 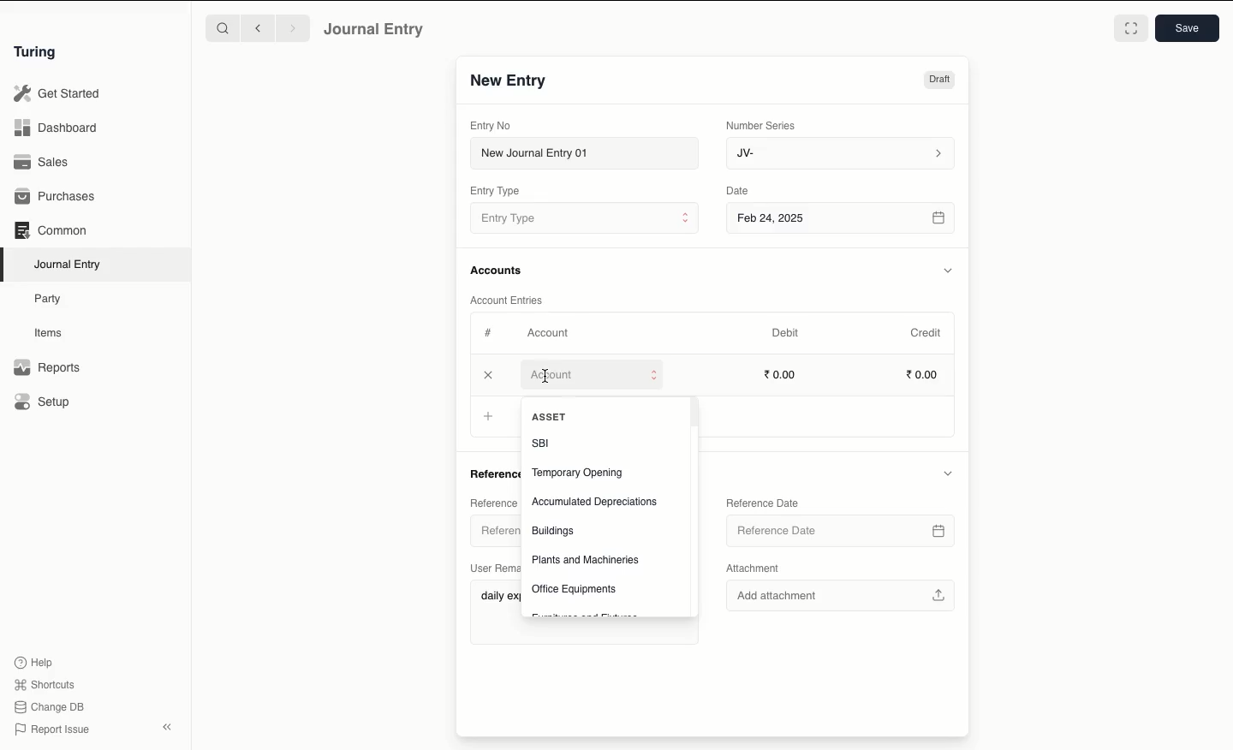 I want to click on Setup, so click(x=43, y=401).